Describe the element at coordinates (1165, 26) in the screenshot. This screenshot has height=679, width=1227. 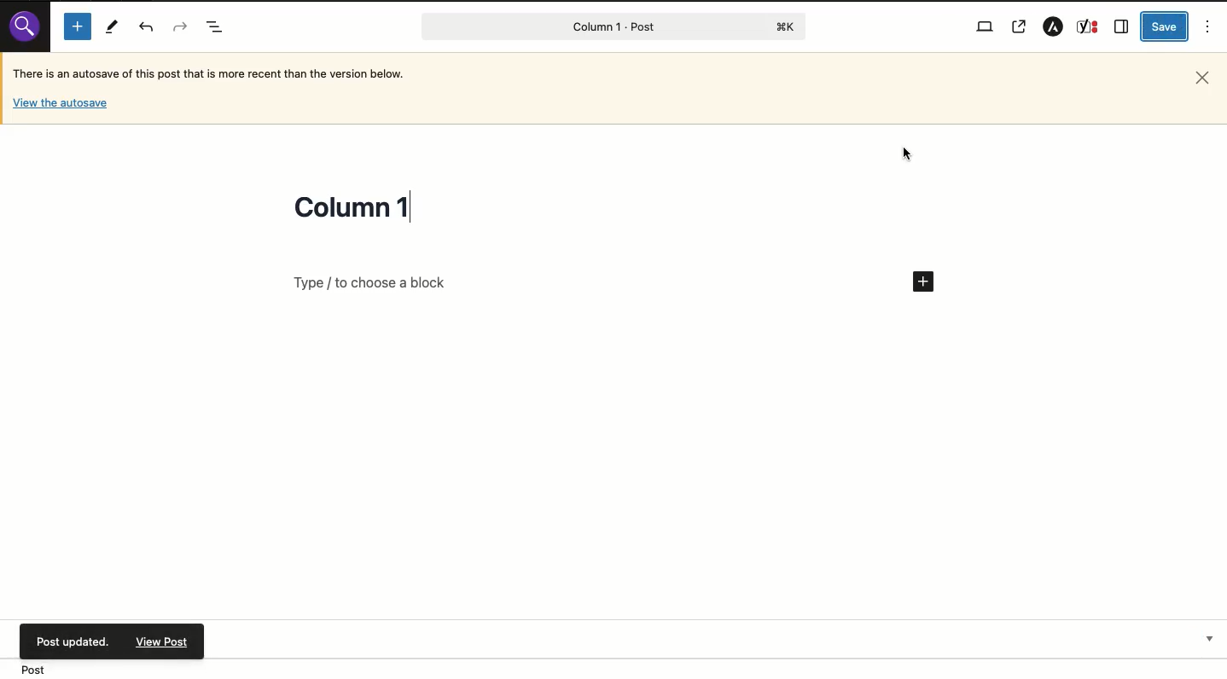
I see `Save` at that location.